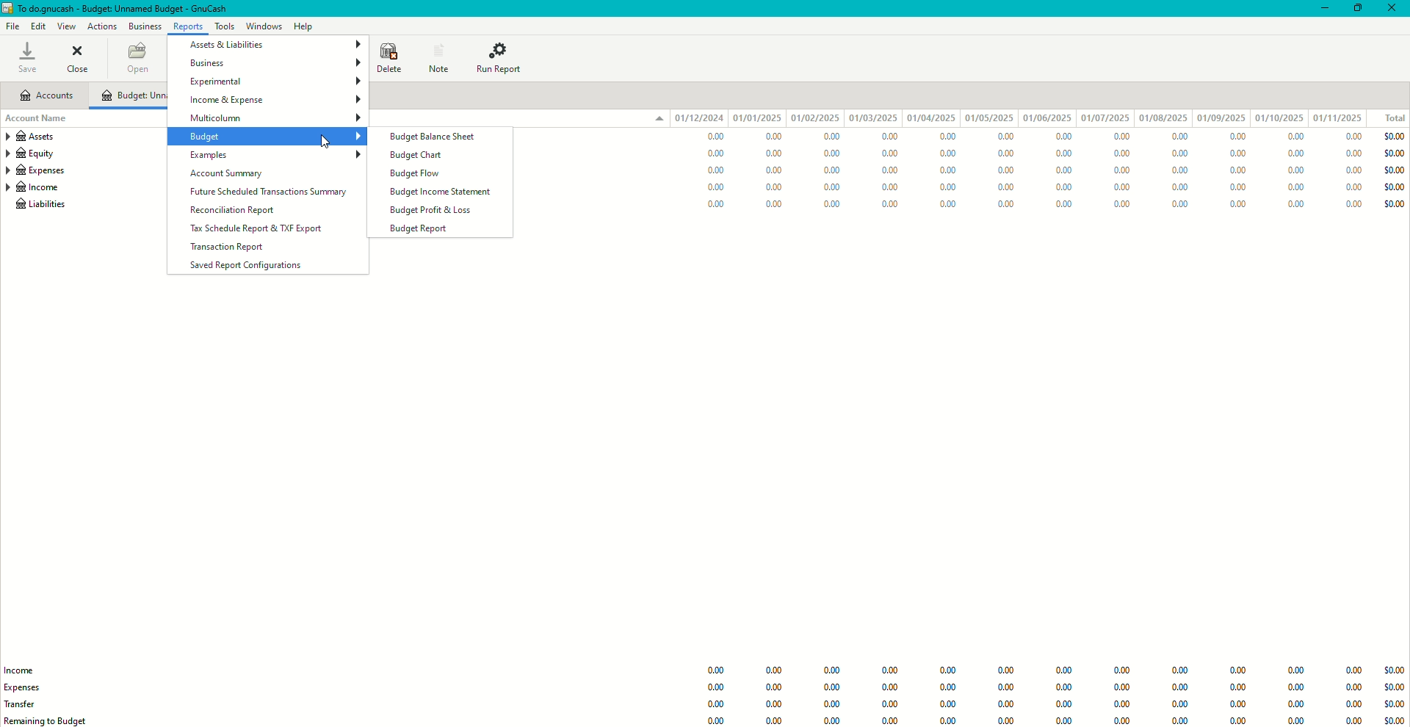 Image resolution: width=1410 pixels, height=727 pixels. Describe the element at coordinates (833, 170) in the screenshot. I see `0.00` at that location.